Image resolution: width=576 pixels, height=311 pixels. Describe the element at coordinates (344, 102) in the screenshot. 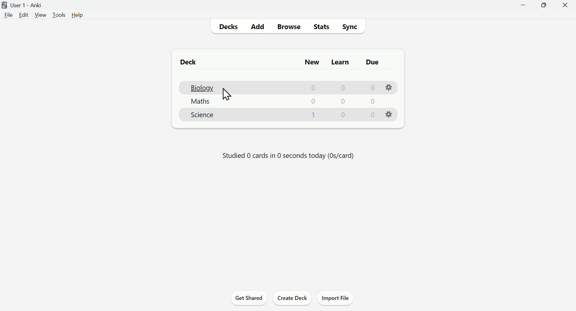

I see `0` at that location.